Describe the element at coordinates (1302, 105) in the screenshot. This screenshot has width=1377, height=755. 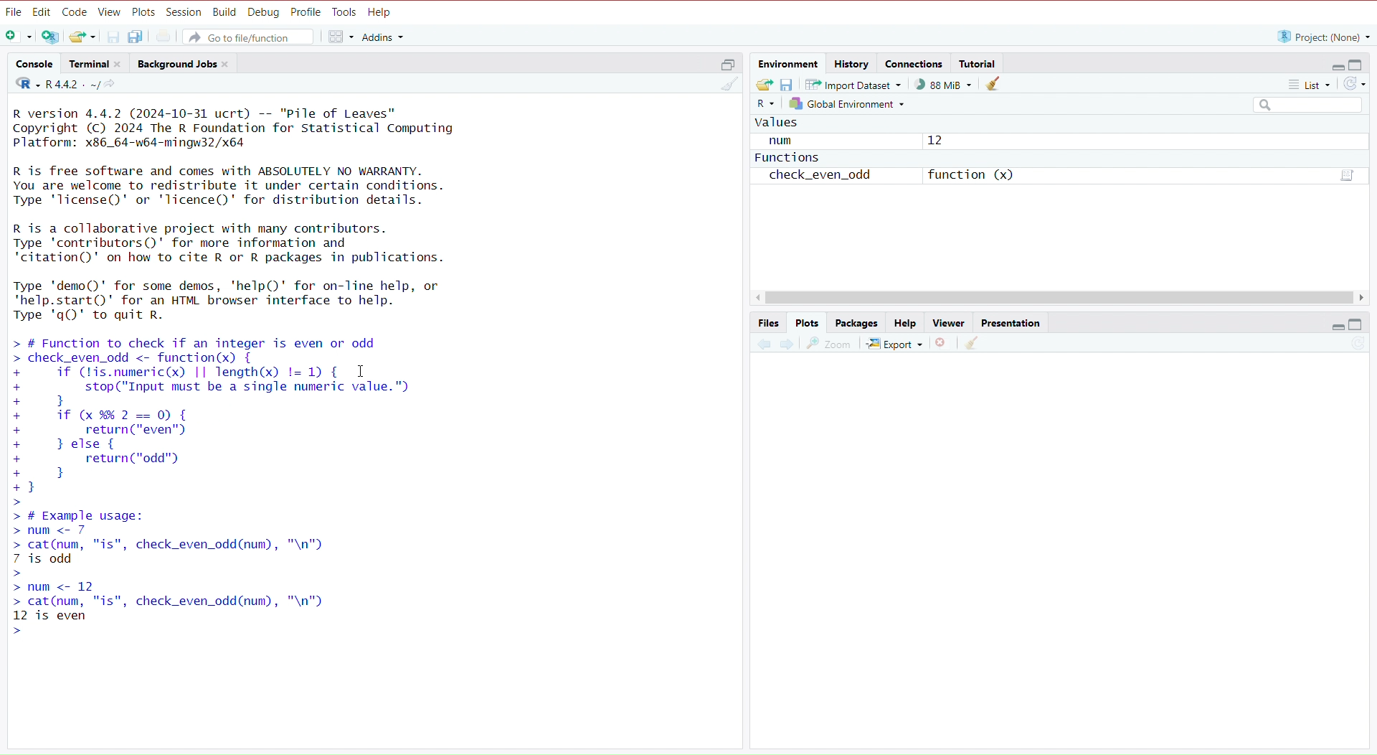
I see `search` at that location.